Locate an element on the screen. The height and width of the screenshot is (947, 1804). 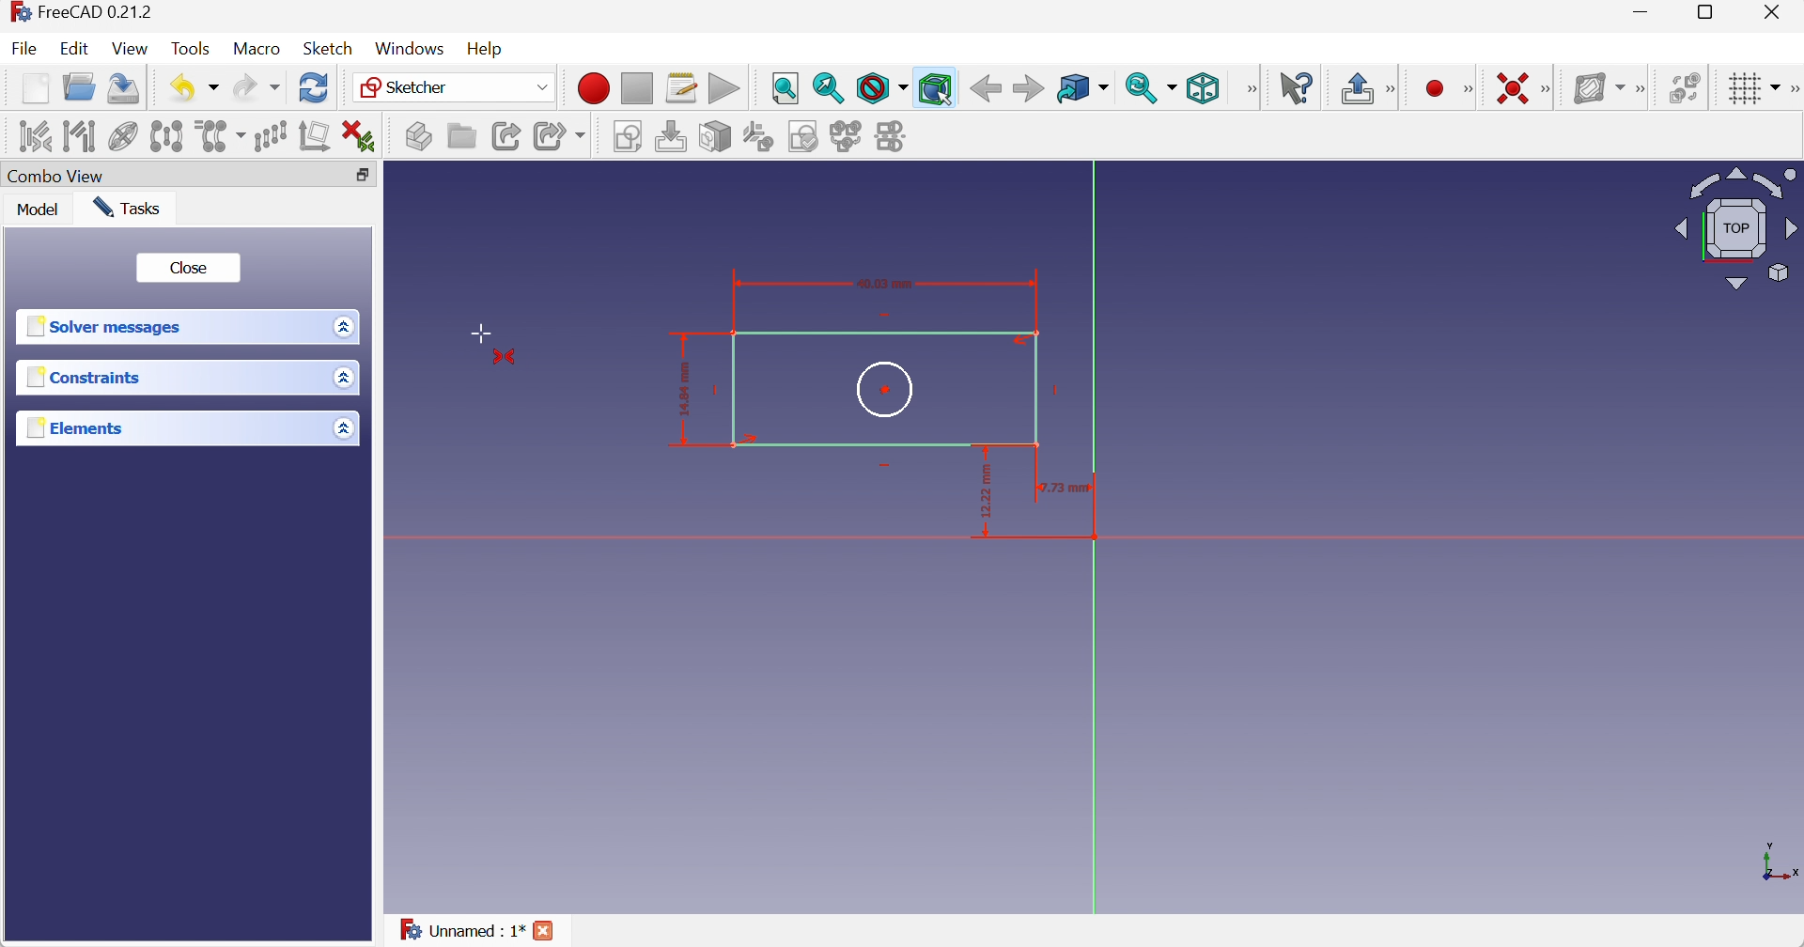
Clone is located at coordinates (223, 136).